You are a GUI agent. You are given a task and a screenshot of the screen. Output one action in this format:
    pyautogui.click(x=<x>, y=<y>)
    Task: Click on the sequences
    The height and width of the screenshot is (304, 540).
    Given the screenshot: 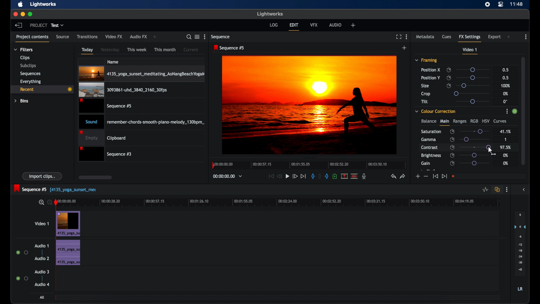 What is the action you would take?
    pyautogui.click(x=30, y=73)
    